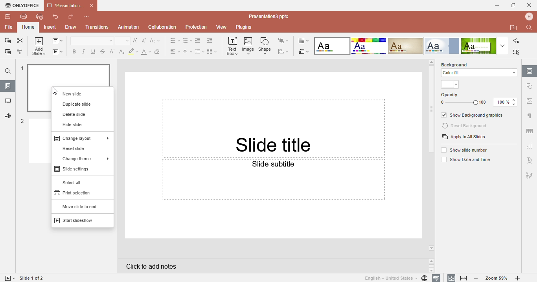  What do you see at coordinates (6, 41) in the screenshot?
I see `Copy` at bounding box center [6, 41].